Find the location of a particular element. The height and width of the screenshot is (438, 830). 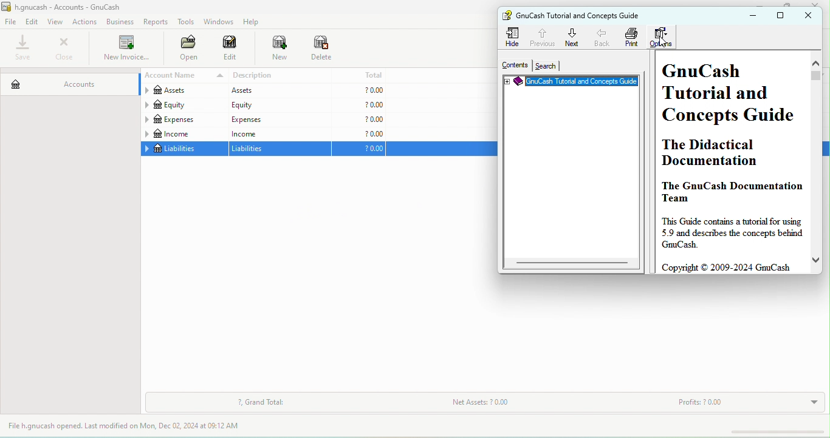

reports is located at coordinates (157, 22).